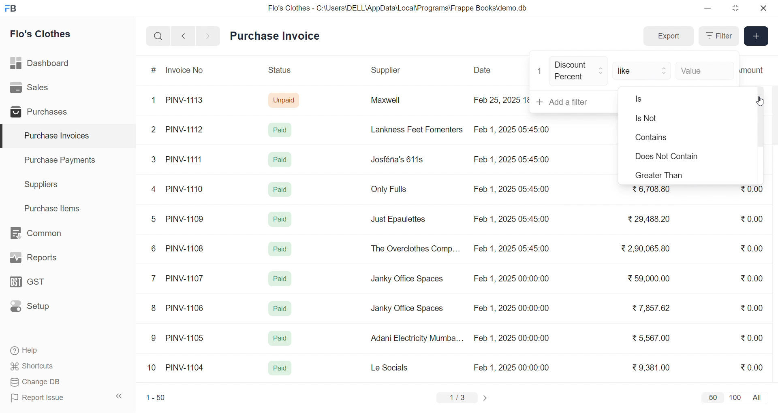 This screenshot has height=413, width=778. I want to click on collapse sidebar, so click(120, 396).